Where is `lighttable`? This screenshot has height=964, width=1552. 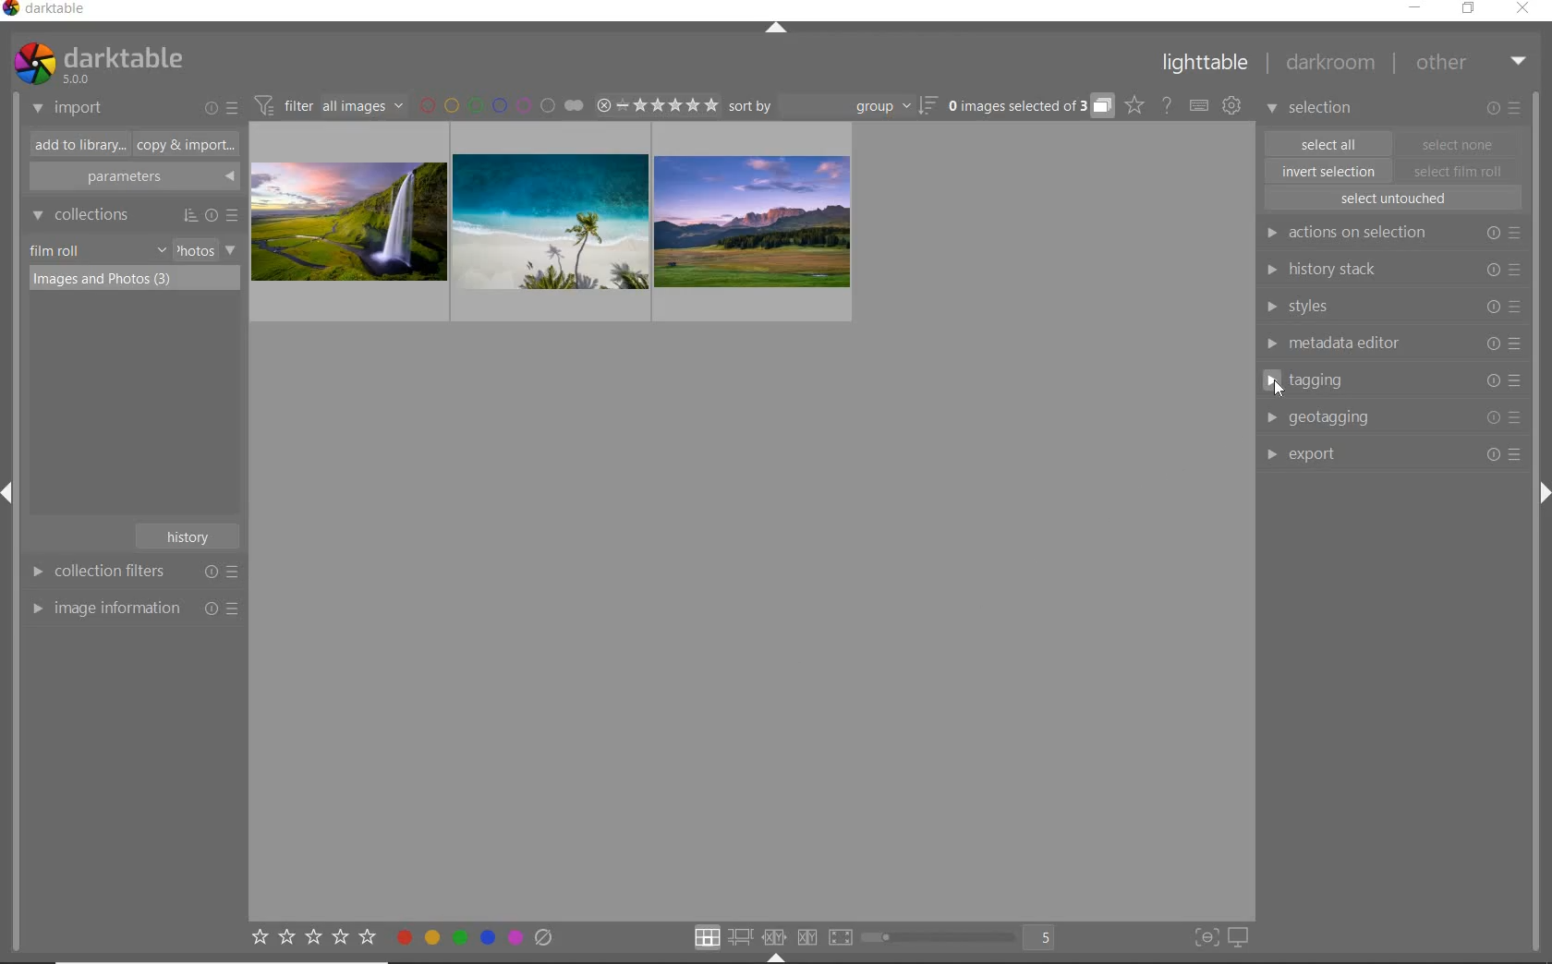
lighttable is located at coordinates (1206, 66).